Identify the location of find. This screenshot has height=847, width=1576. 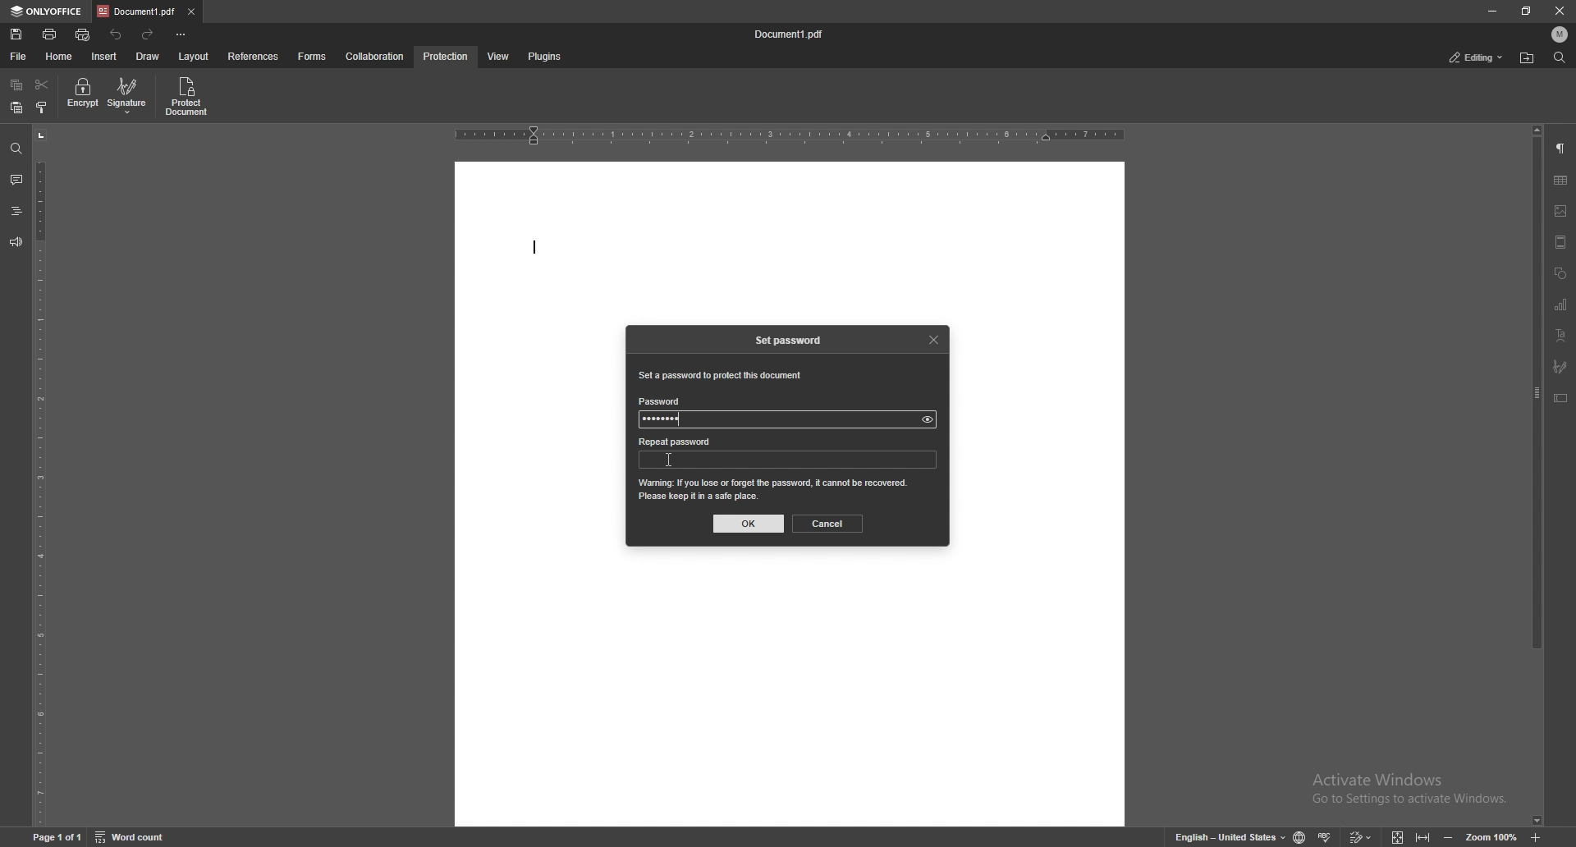
(16, 149).